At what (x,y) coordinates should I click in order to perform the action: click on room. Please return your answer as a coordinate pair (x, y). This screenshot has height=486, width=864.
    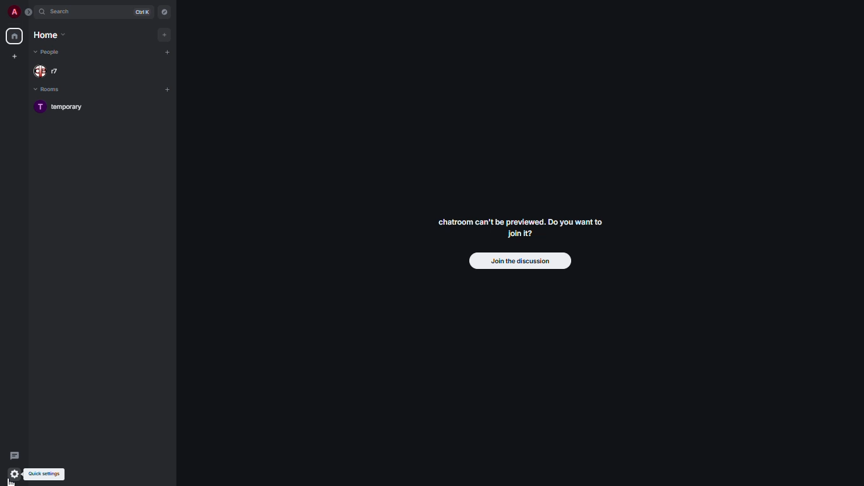
    Looking at the image, I should click on (67, 108).